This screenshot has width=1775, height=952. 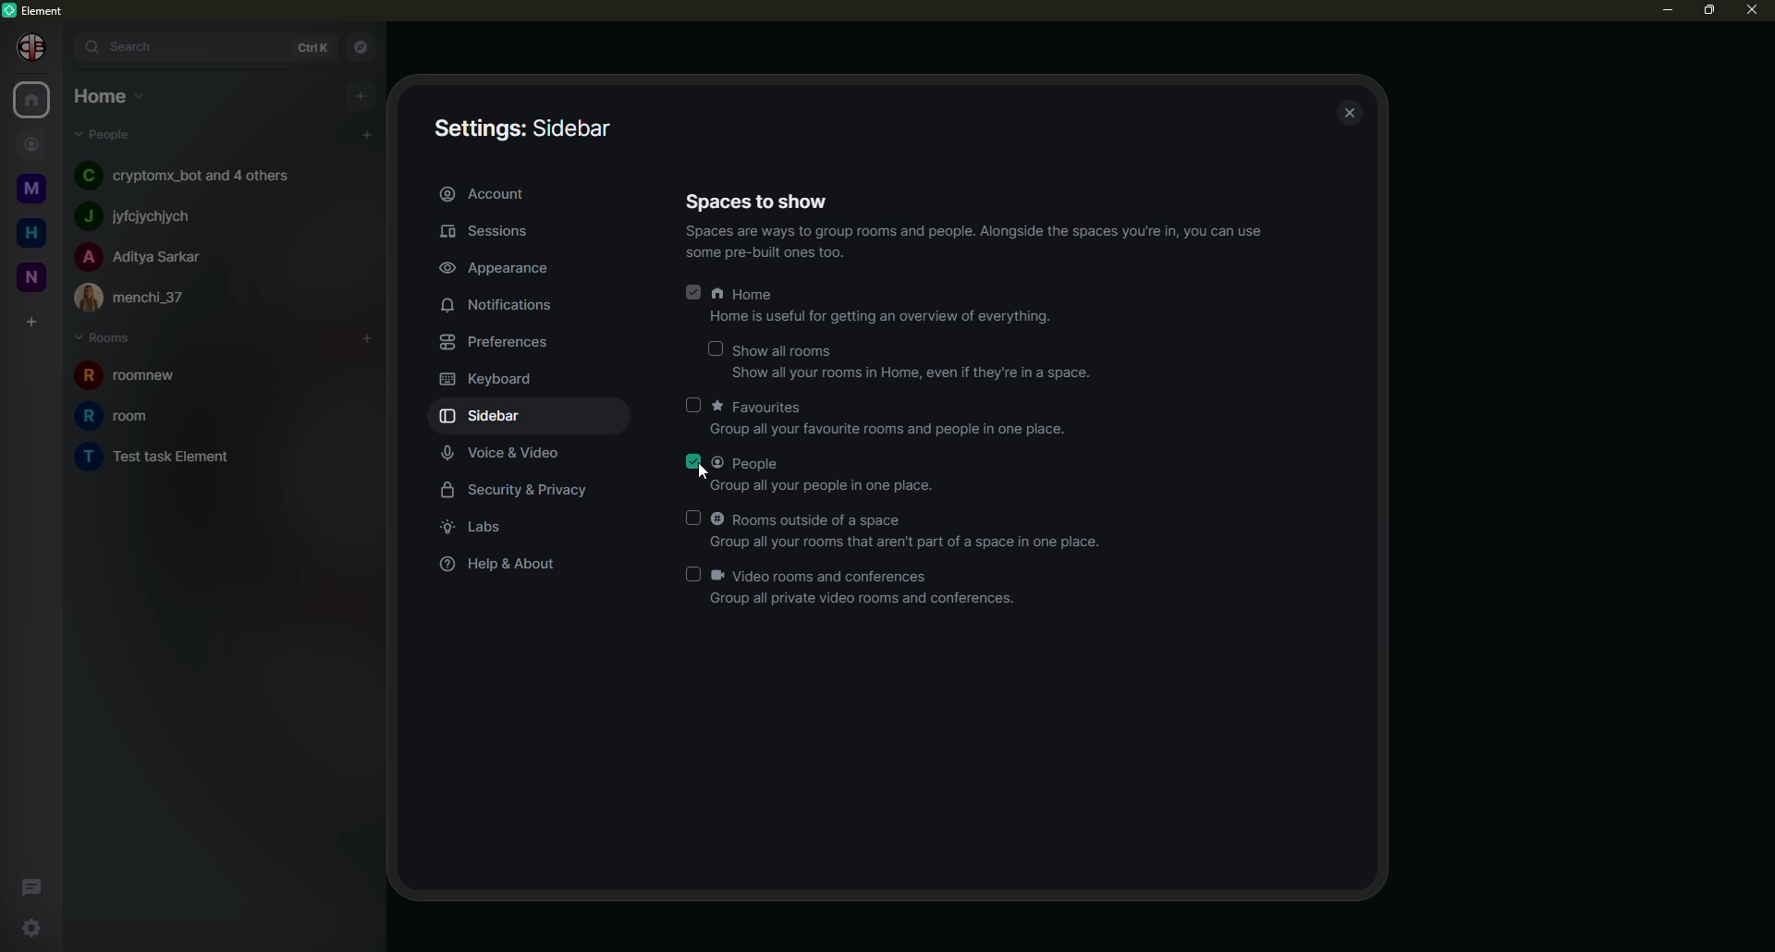 What do you see at coordinates (366, 136) in the screenshot?
I see `add` at bounding box center [366, 136].